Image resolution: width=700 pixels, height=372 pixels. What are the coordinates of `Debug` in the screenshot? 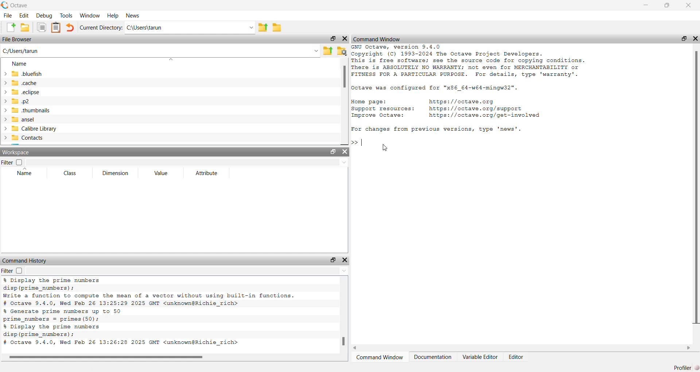 It's located at (44, 16).